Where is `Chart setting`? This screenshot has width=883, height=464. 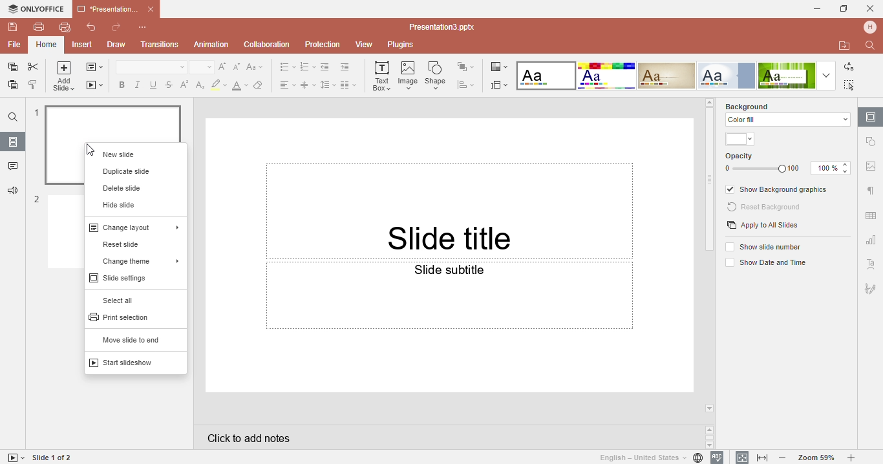 Chart setting is located at coordinates (870, 242).